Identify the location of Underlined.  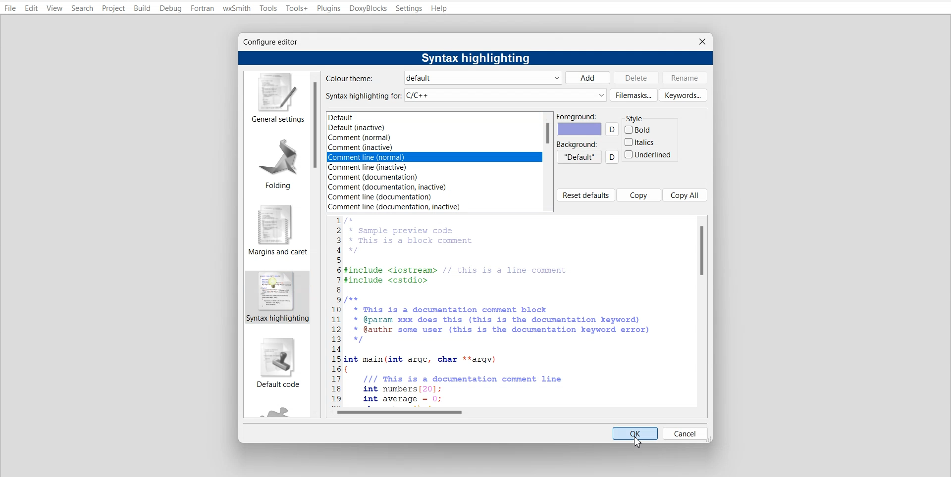
(647, 154).